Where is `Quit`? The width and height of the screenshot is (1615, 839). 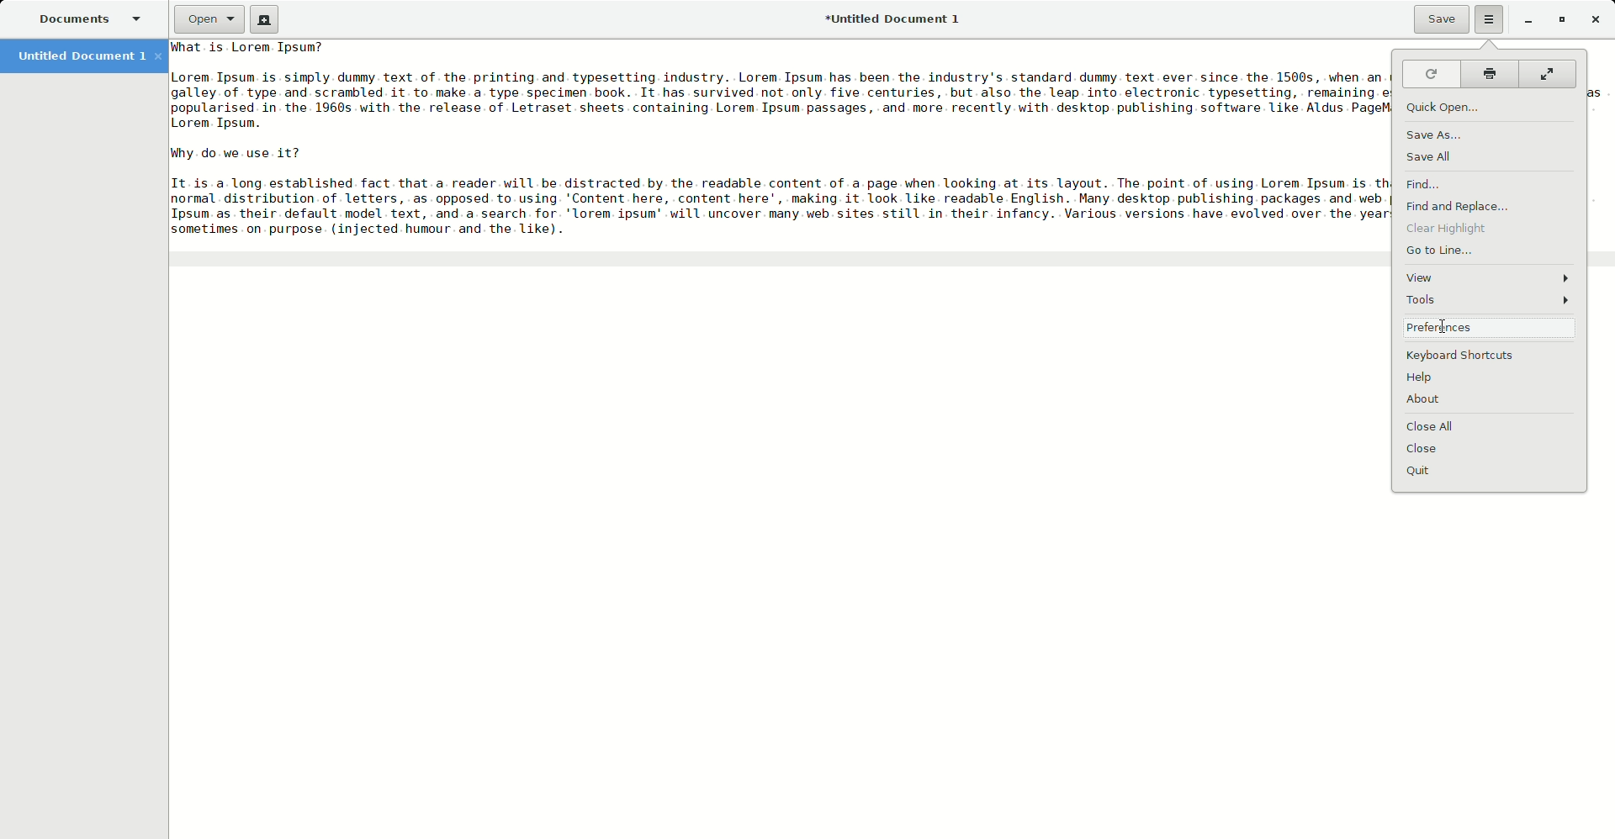
Quit is located at coordinates (1424, 471).